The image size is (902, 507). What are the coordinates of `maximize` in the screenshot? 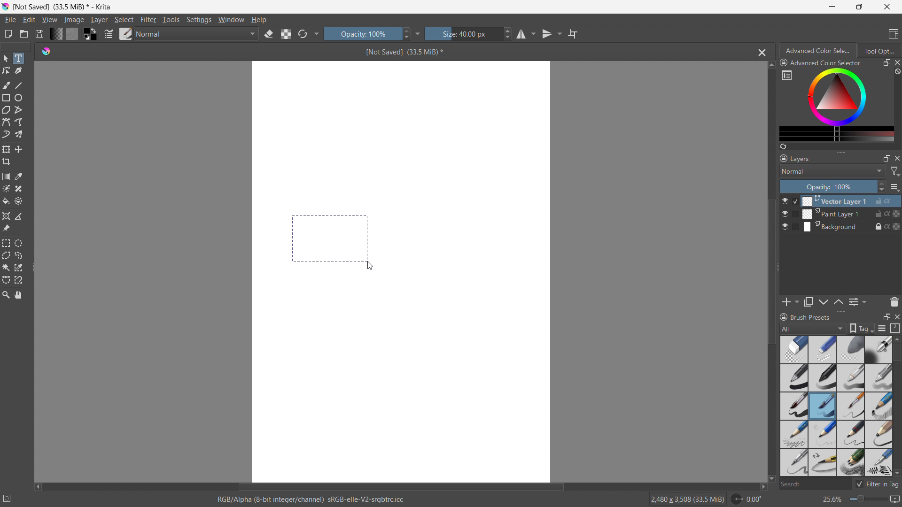 It's located at (886, 316).